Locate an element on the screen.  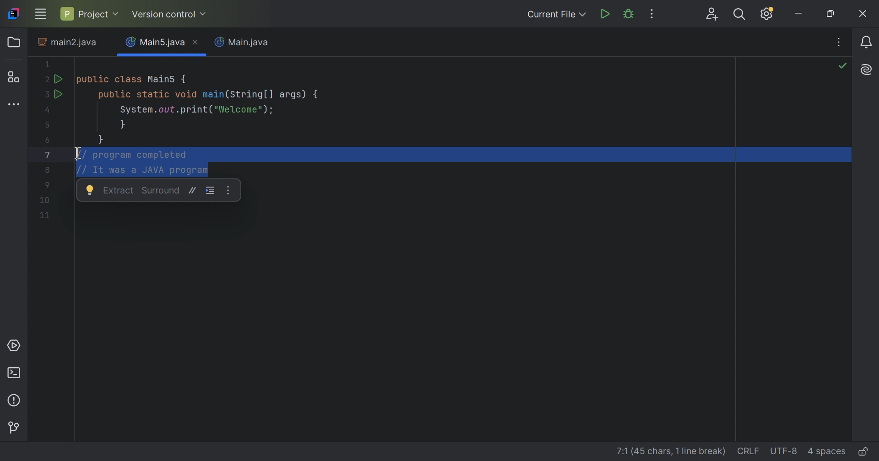
Debug is located at coordinates (629, 14).